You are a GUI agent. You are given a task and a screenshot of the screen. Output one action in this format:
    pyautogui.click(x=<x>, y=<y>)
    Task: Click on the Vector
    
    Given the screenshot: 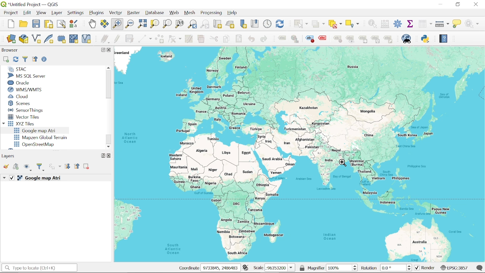 What is the action you would take?
    pyautogui.click(x=116, y=13)
    